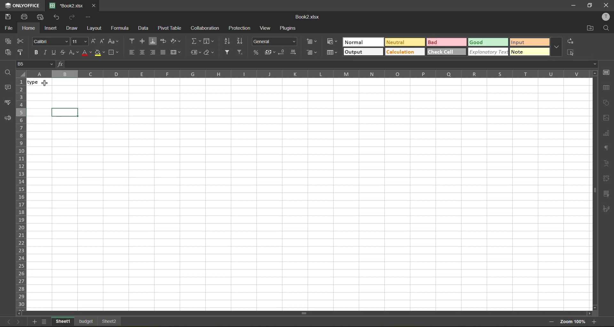 This screenshot has height=327, width=614. What do you see at coordinates (266, 28) in the screenshot?
I see `view` at bounding box center [266, 28].